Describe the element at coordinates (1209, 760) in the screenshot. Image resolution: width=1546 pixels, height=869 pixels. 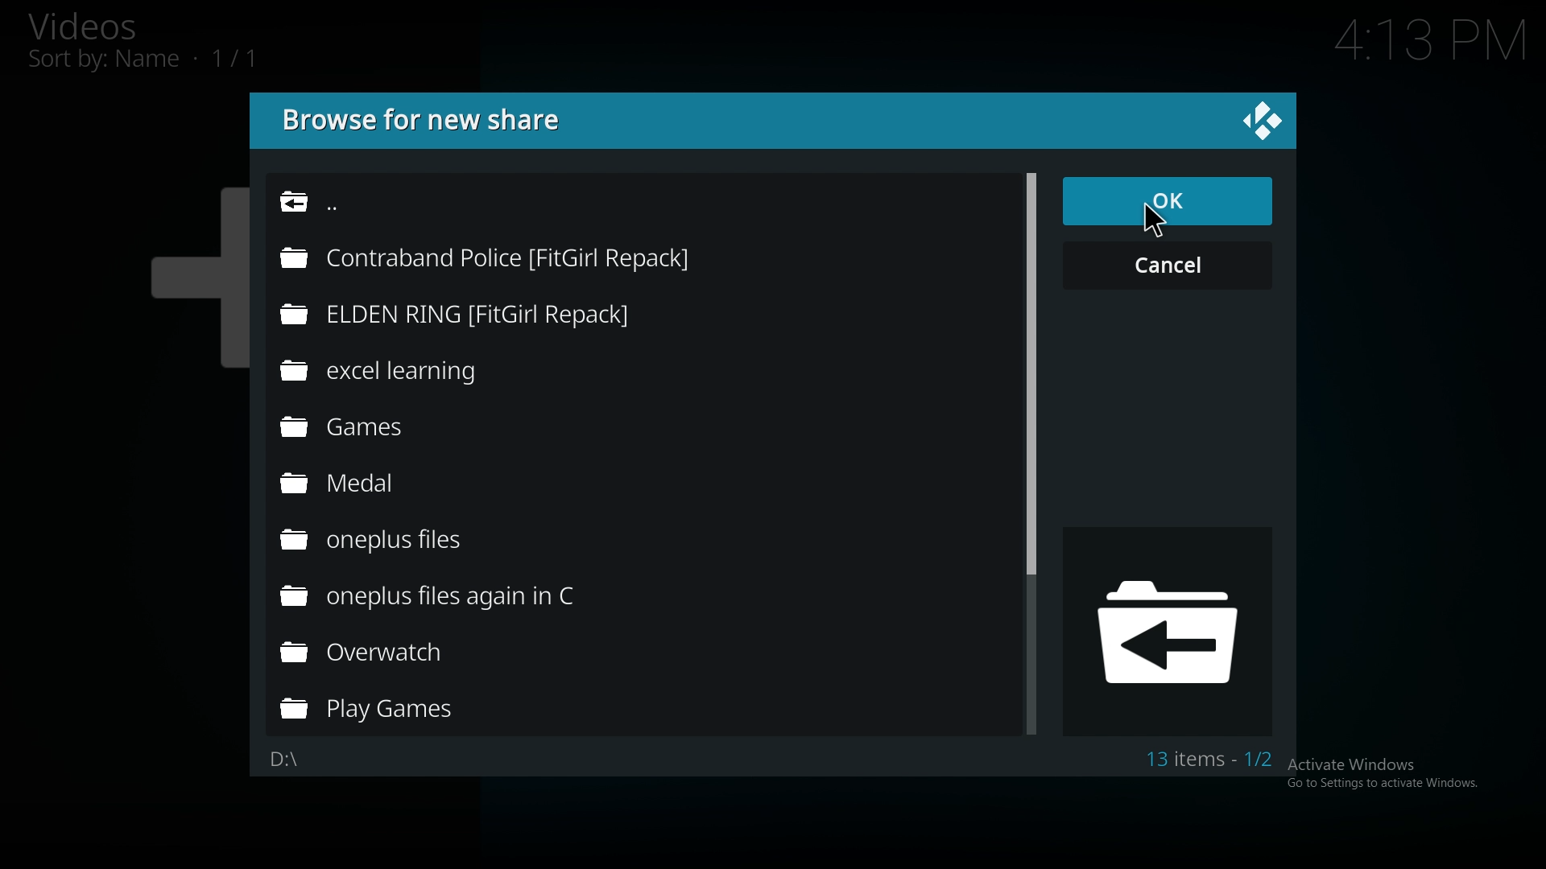
I see `13 items` at that location.